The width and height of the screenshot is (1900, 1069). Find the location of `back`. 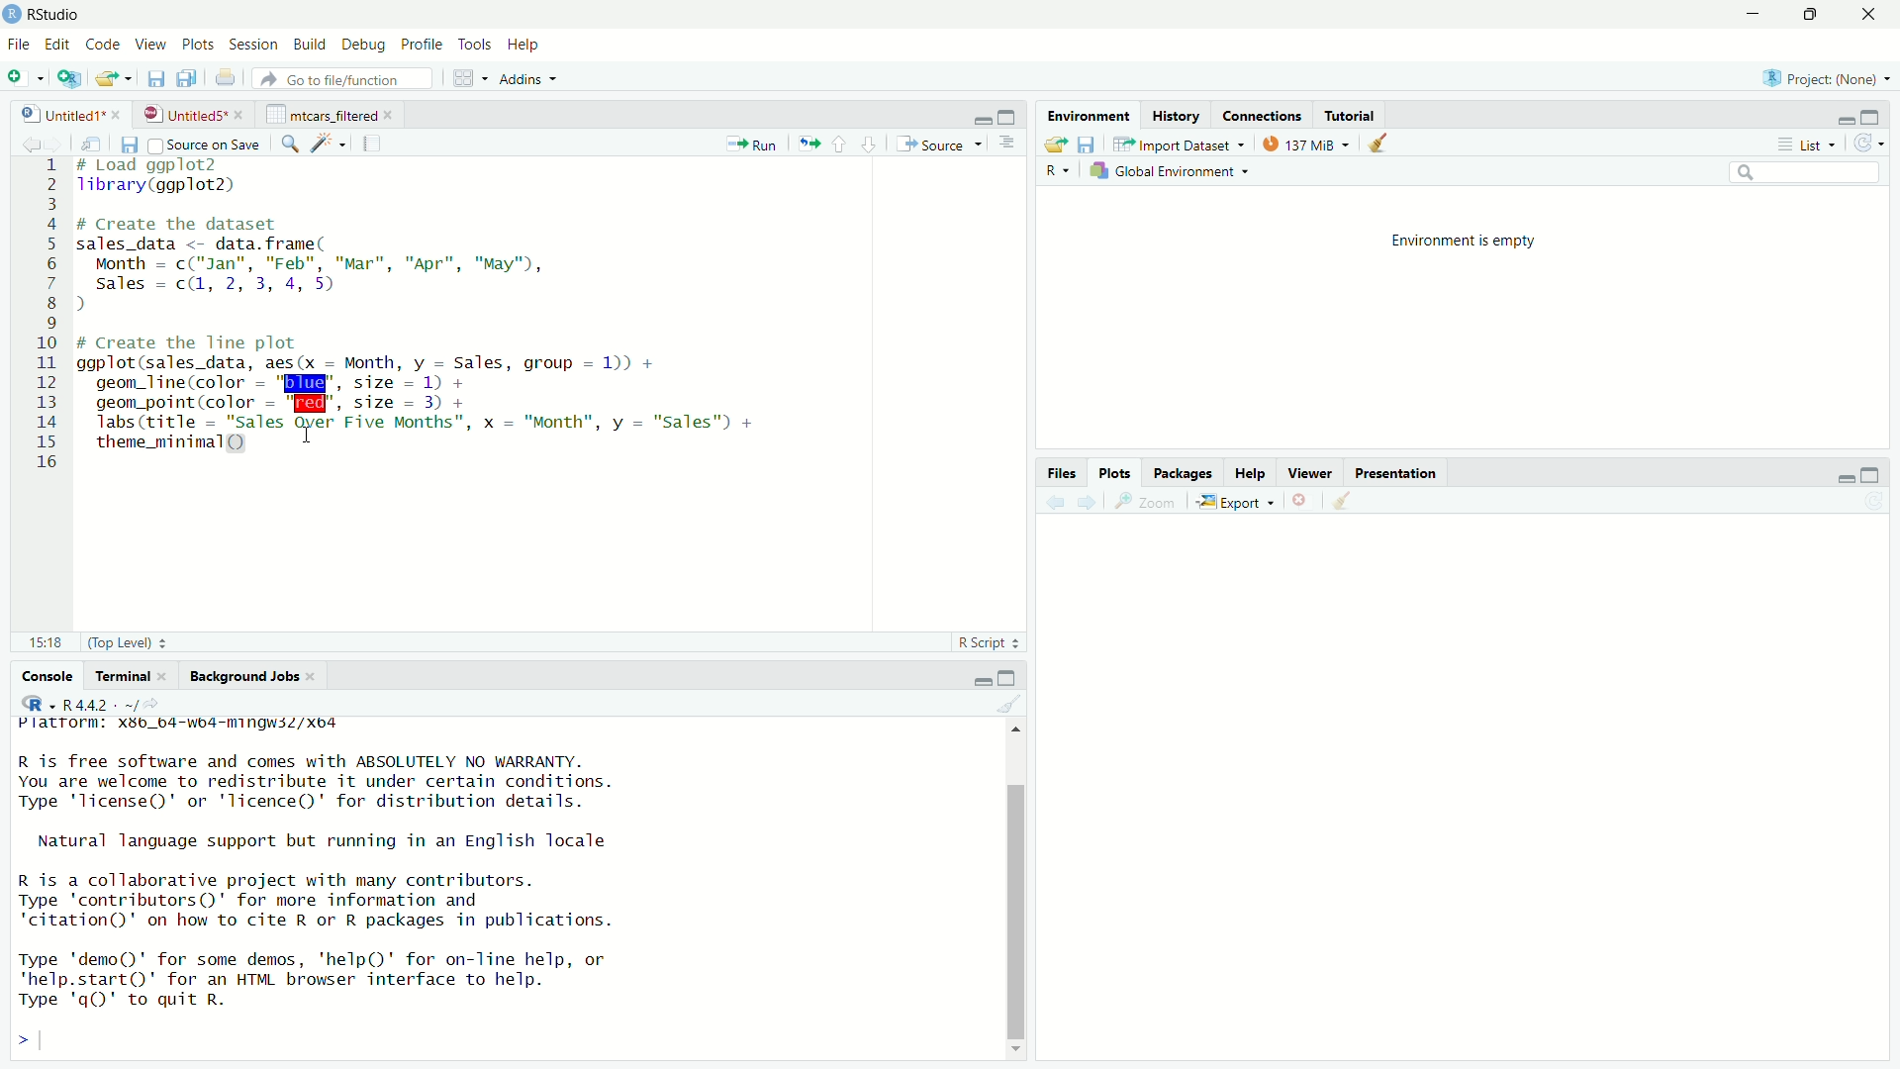

back is located at coordinates (1058, 503).